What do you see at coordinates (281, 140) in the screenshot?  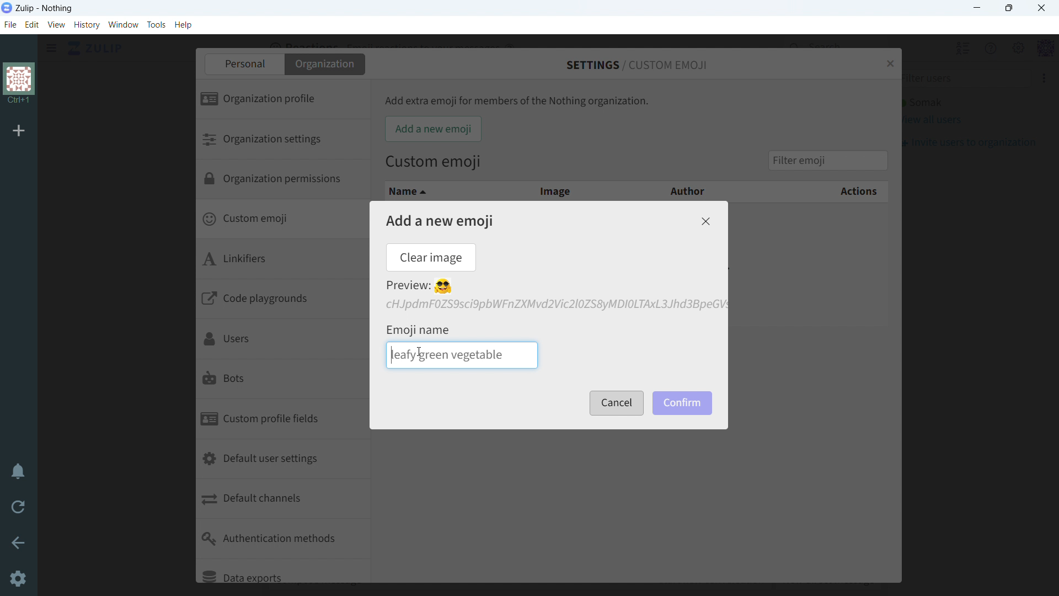 I see `organization settings` at bounding box center [281, 140].